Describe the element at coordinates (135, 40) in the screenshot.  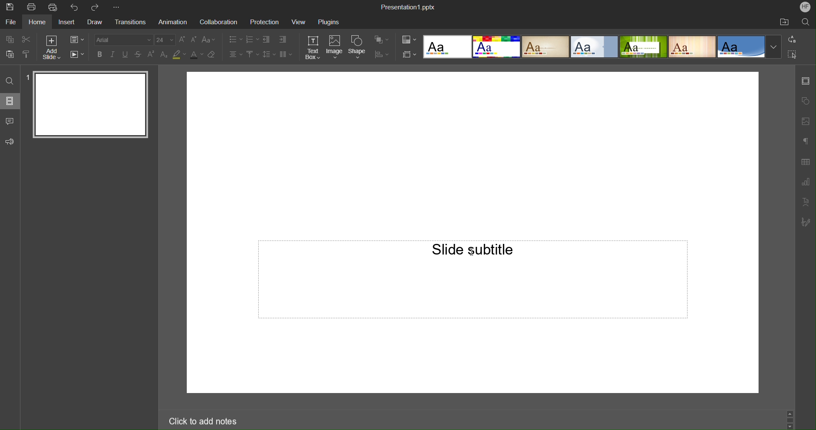
I see `Font settings` at that location.